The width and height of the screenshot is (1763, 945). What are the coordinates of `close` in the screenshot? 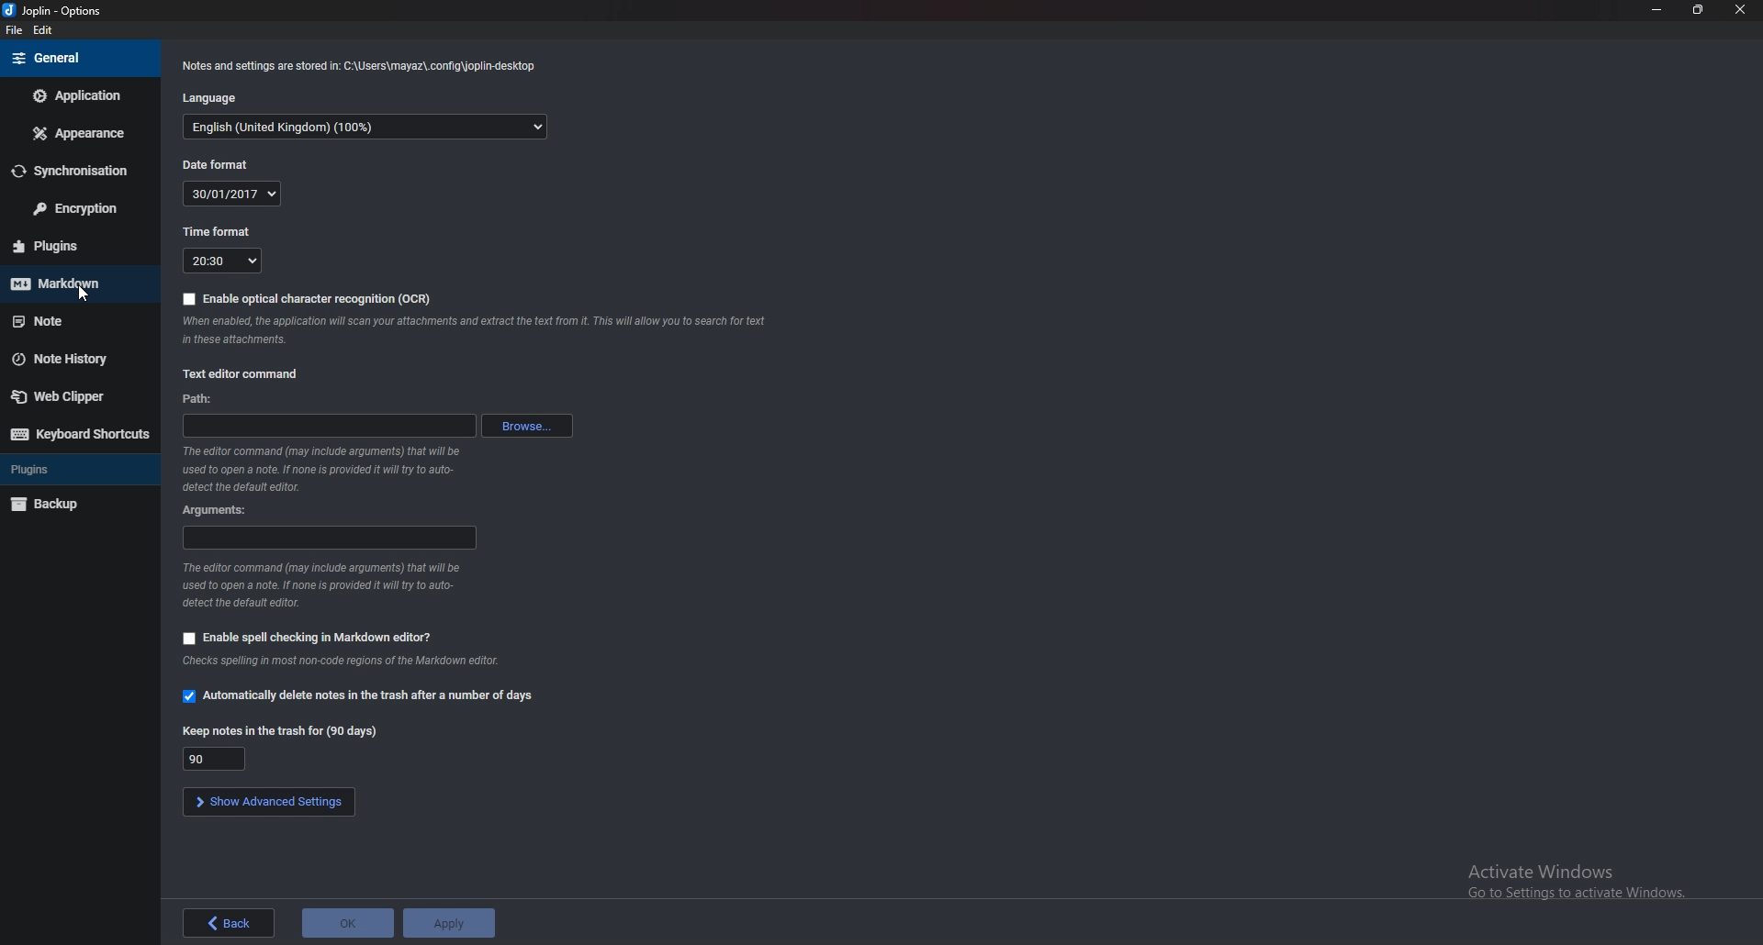 It's located at (1737, 10).